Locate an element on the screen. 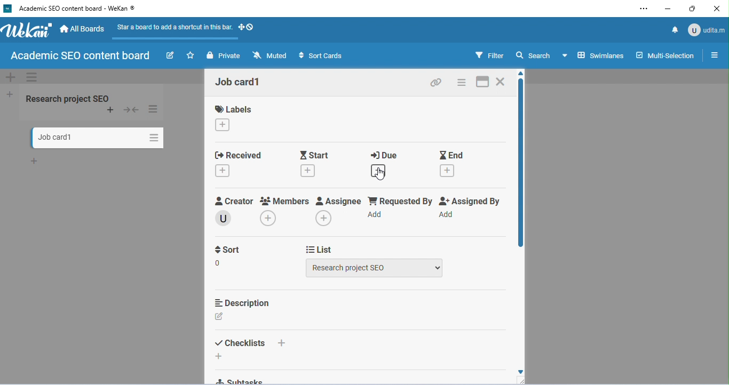 This screenshot has width=729, height=385. add checklist to top  is located at coordinates (282, 343).